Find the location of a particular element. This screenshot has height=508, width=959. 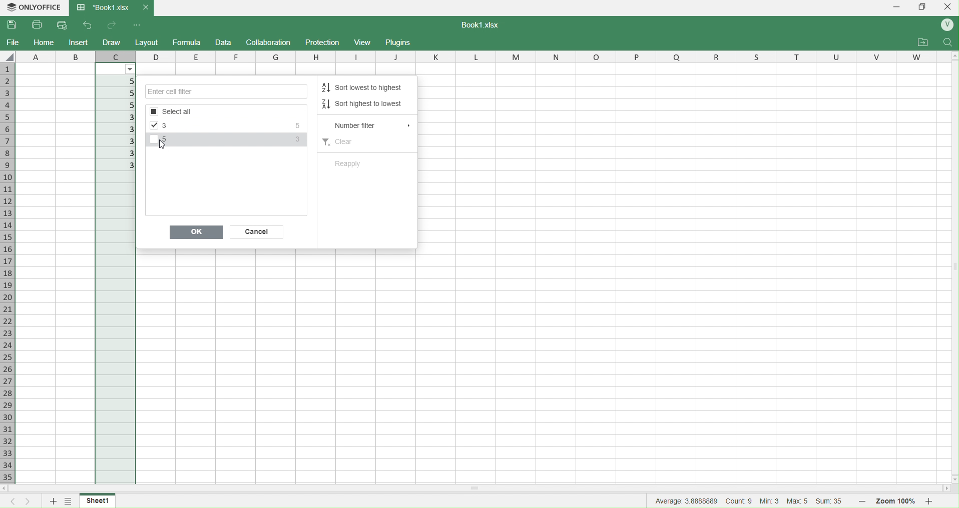

Box is located at coordinates (923, 6).